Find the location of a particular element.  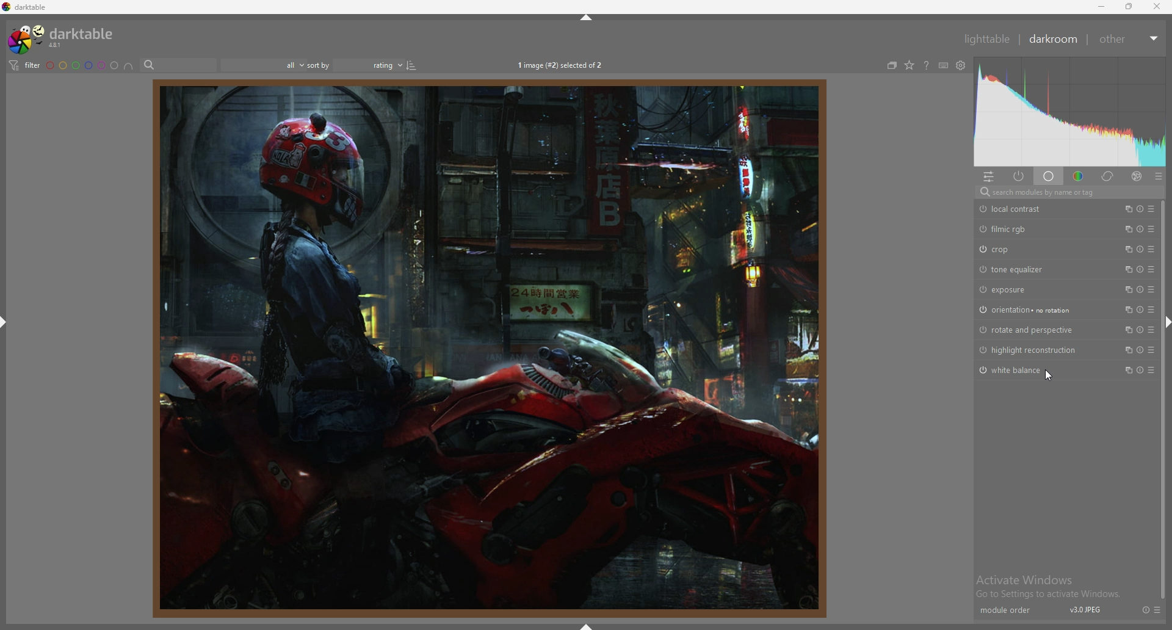

presets is located at coordinates (1151, 270).